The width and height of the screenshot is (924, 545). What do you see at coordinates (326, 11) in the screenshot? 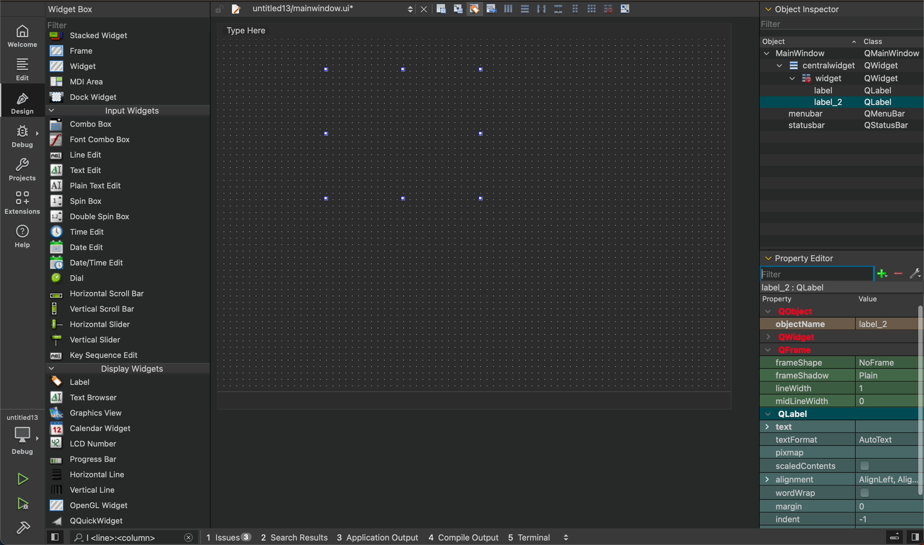
I see `file tab` at bounding box center [326, 11].